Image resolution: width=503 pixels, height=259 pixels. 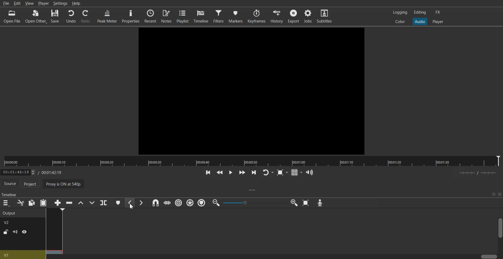 What do you see at coordinates (500, 194) in the screenshot?
I see `Close` at bounding box center [500, 194].